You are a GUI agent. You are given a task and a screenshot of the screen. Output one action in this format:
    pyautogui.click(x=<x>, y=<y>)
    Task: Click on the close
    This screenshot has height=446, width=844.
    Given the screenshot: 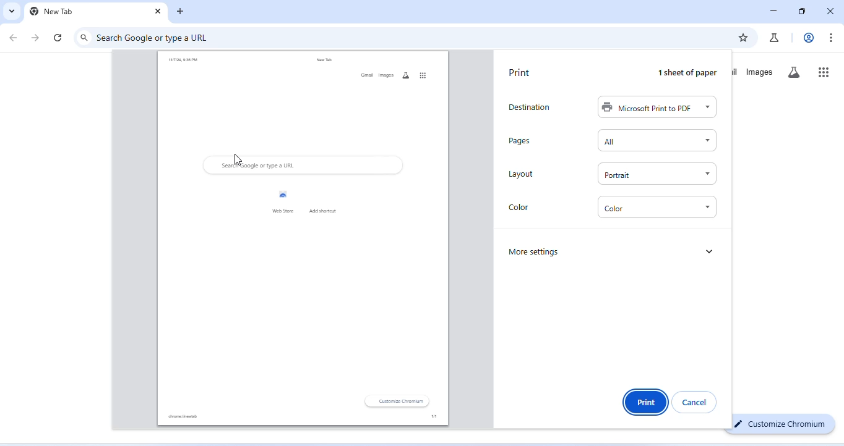 What is the action you would take?
    pyautogui.click(x=830, y=10)
    